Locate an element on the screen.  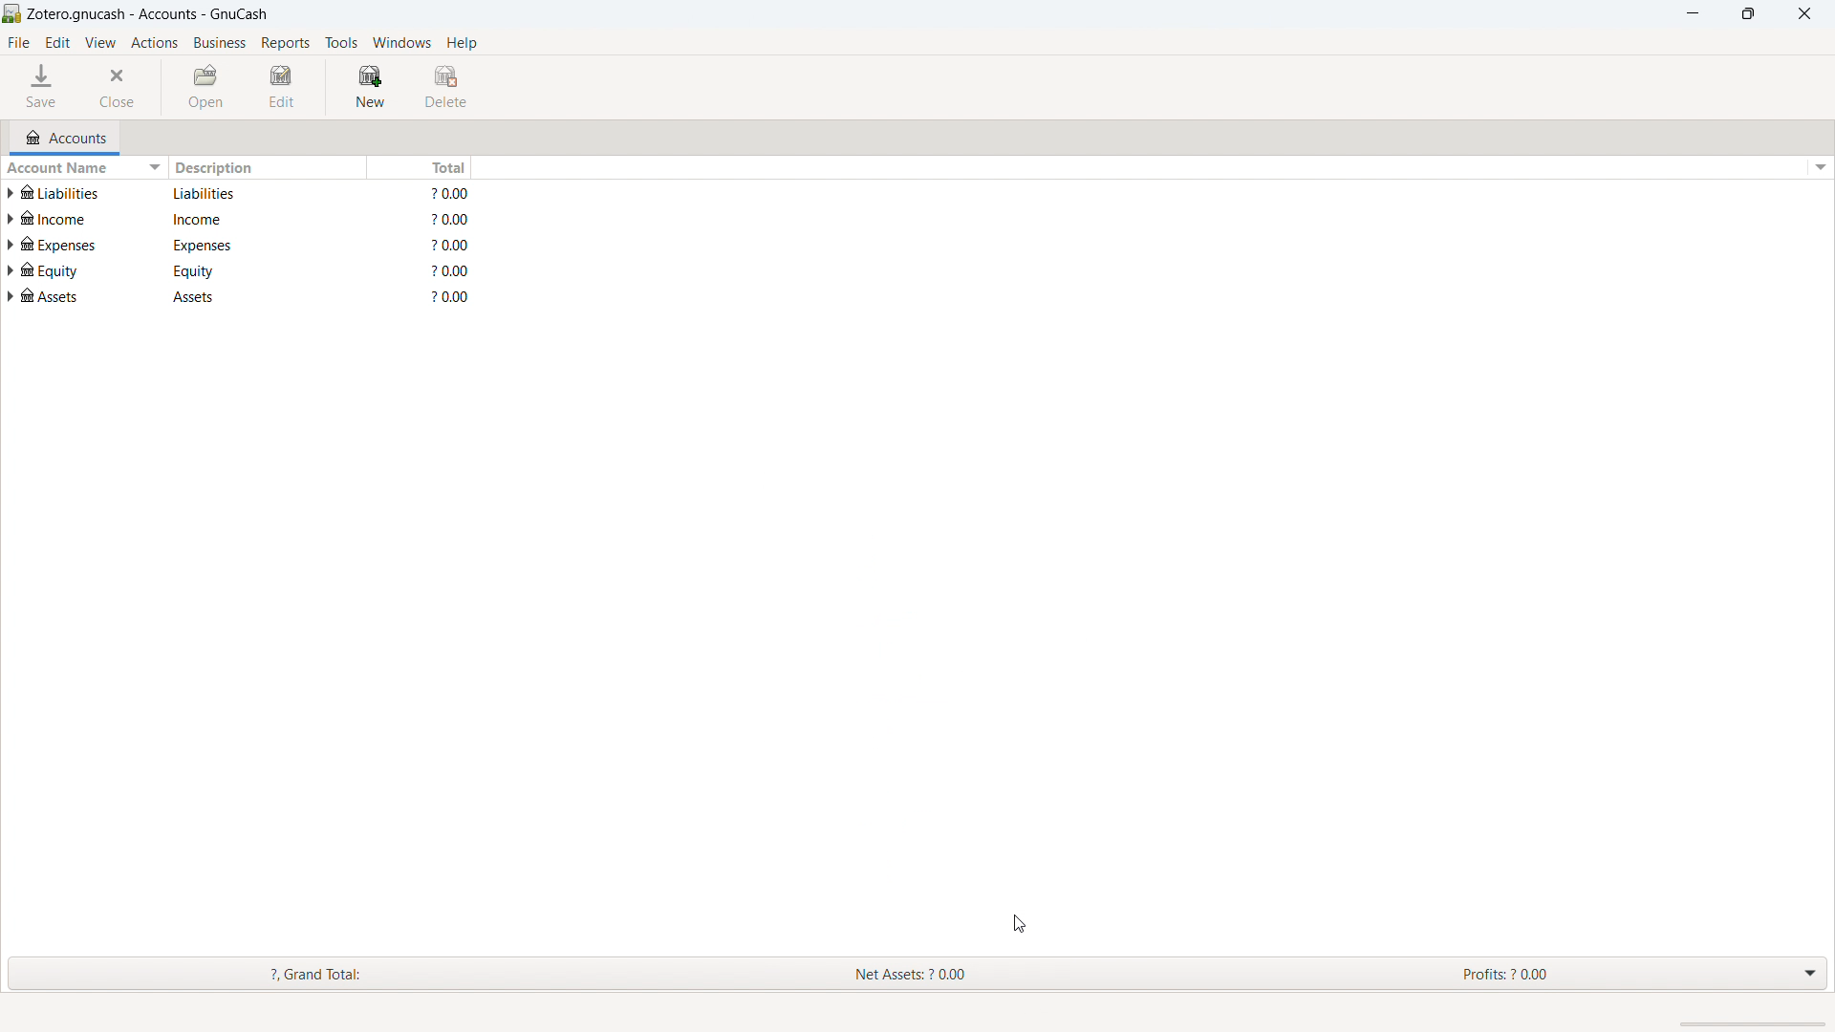
tools is located at coordinates (341, 42).